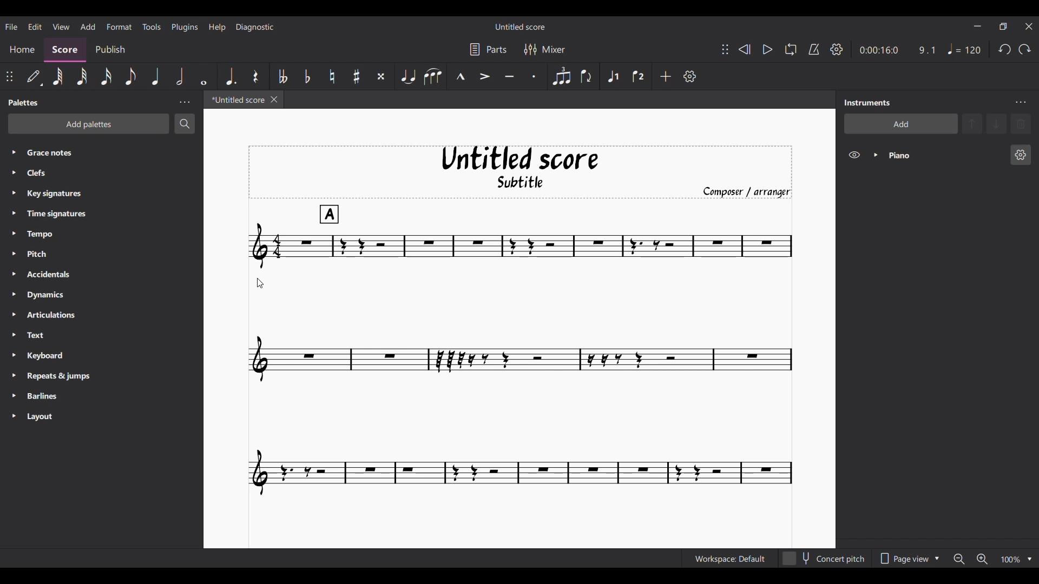  What do you see at coordinates (56, 417) in the screenshot?
I see `Layout` at bounding box center [56, 417].